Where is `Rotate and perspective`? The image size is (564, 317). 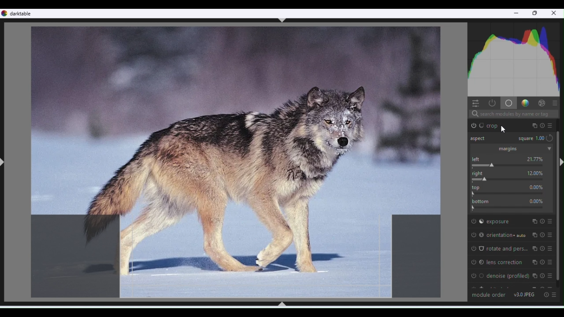 Rotate and perspective is located at coordinates (512, 249).